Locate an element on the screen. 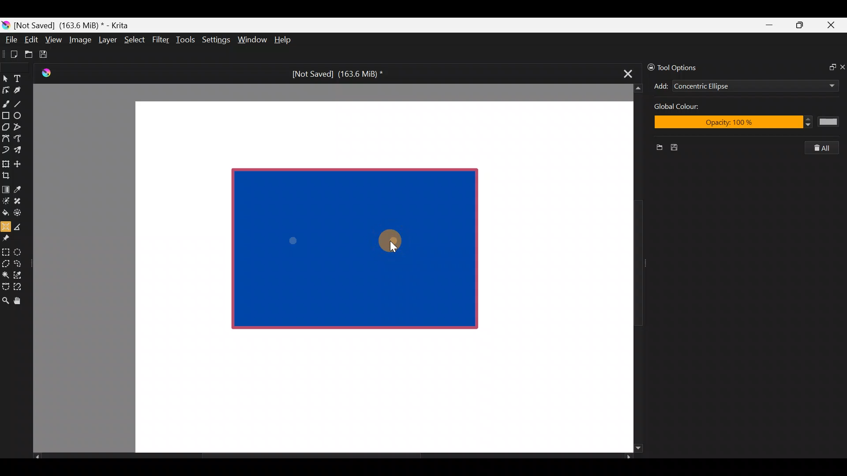  Scroll bar is located at coordinates (333, 457).